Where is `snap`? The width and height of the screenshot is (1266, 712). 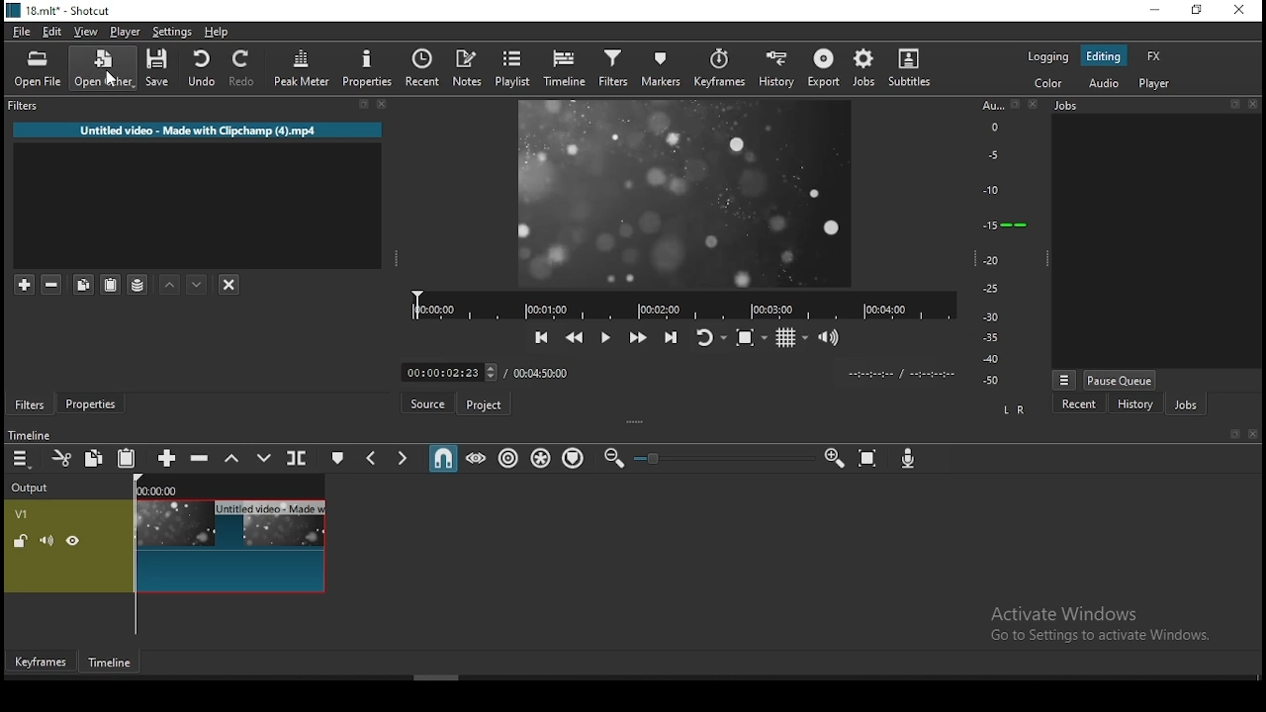
snap is located at coordinates (446, 461).